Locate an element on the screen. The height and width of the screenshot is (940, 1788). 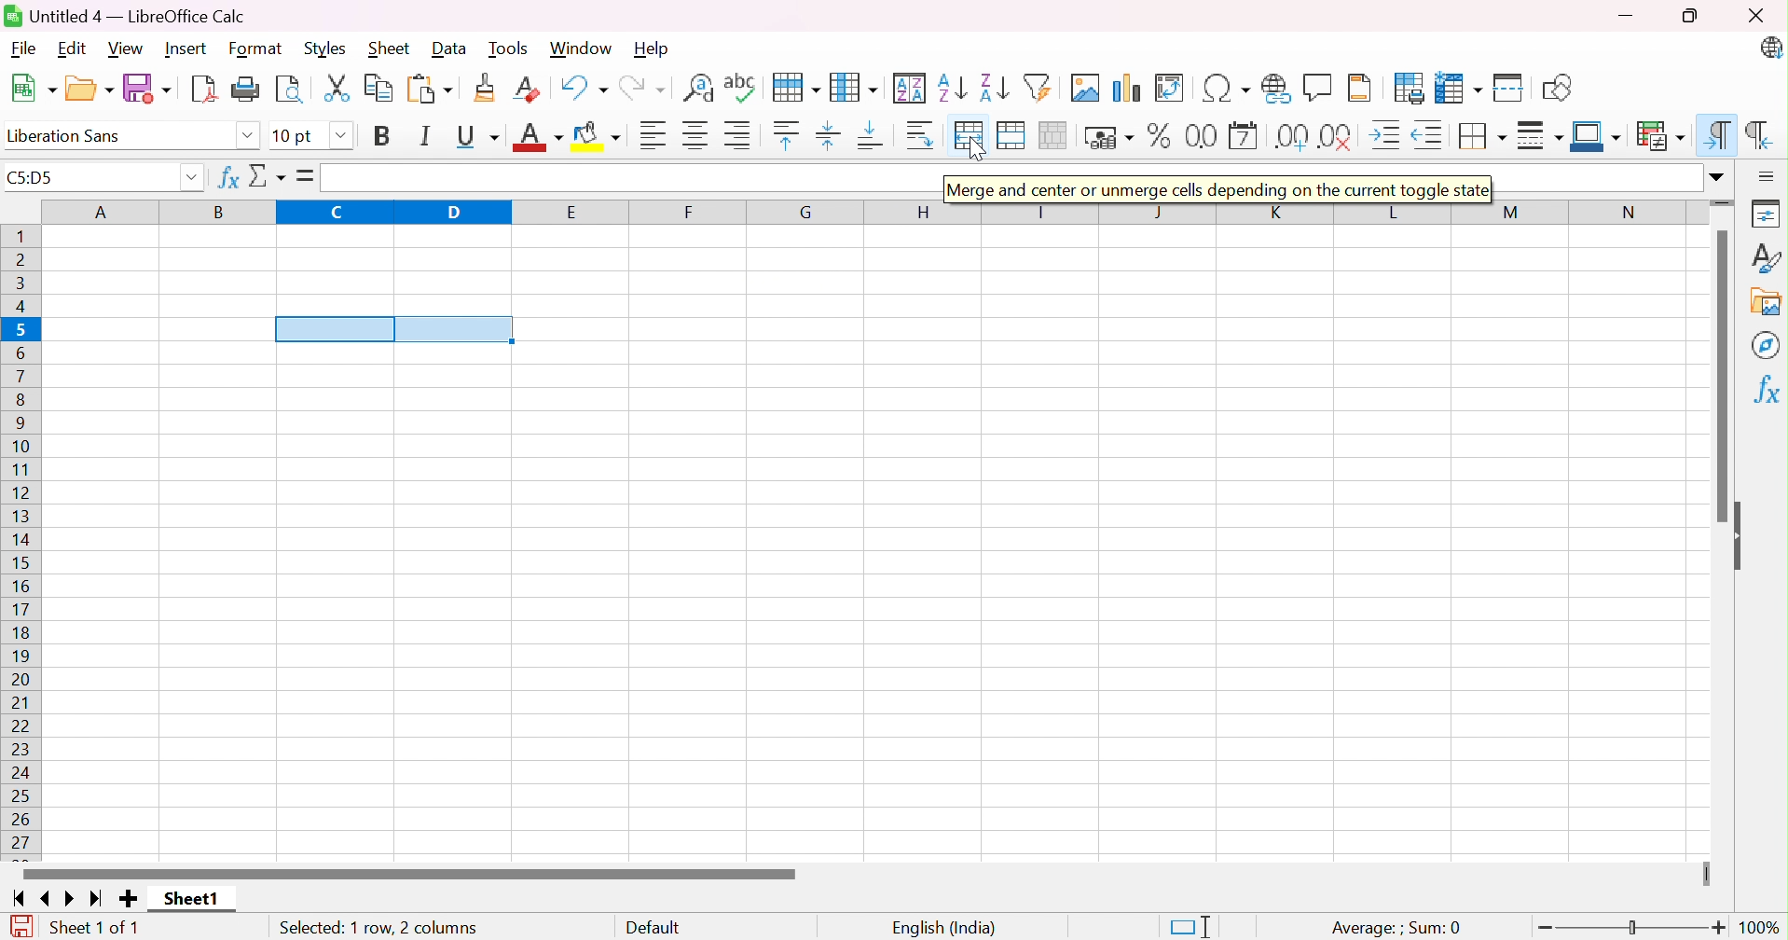
Border Color is located at coordinates (1595, 135).